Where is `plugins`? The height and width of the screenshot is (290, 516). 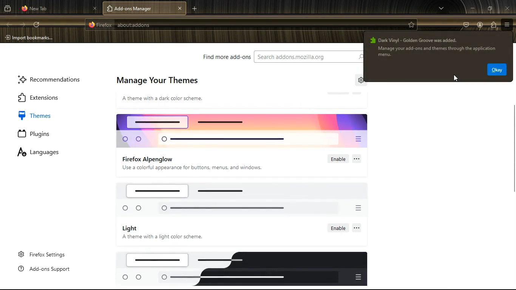 plugins is located at coordinates (41, 134).